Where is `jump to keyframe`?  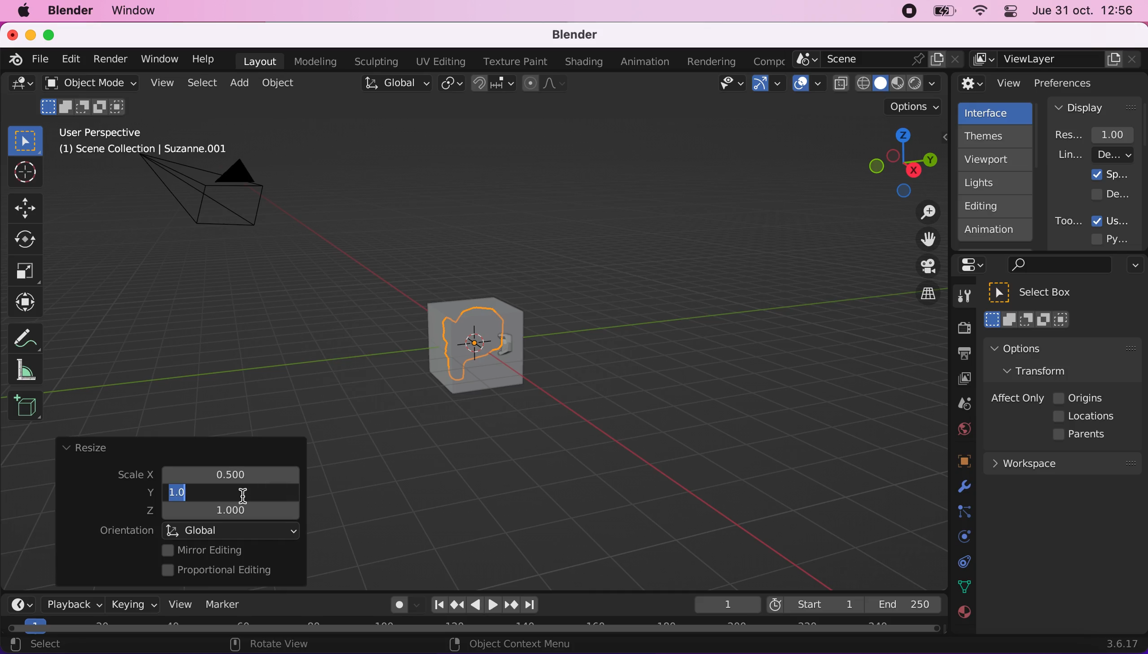
jump to keyframe is located at coordinates (512, 606).